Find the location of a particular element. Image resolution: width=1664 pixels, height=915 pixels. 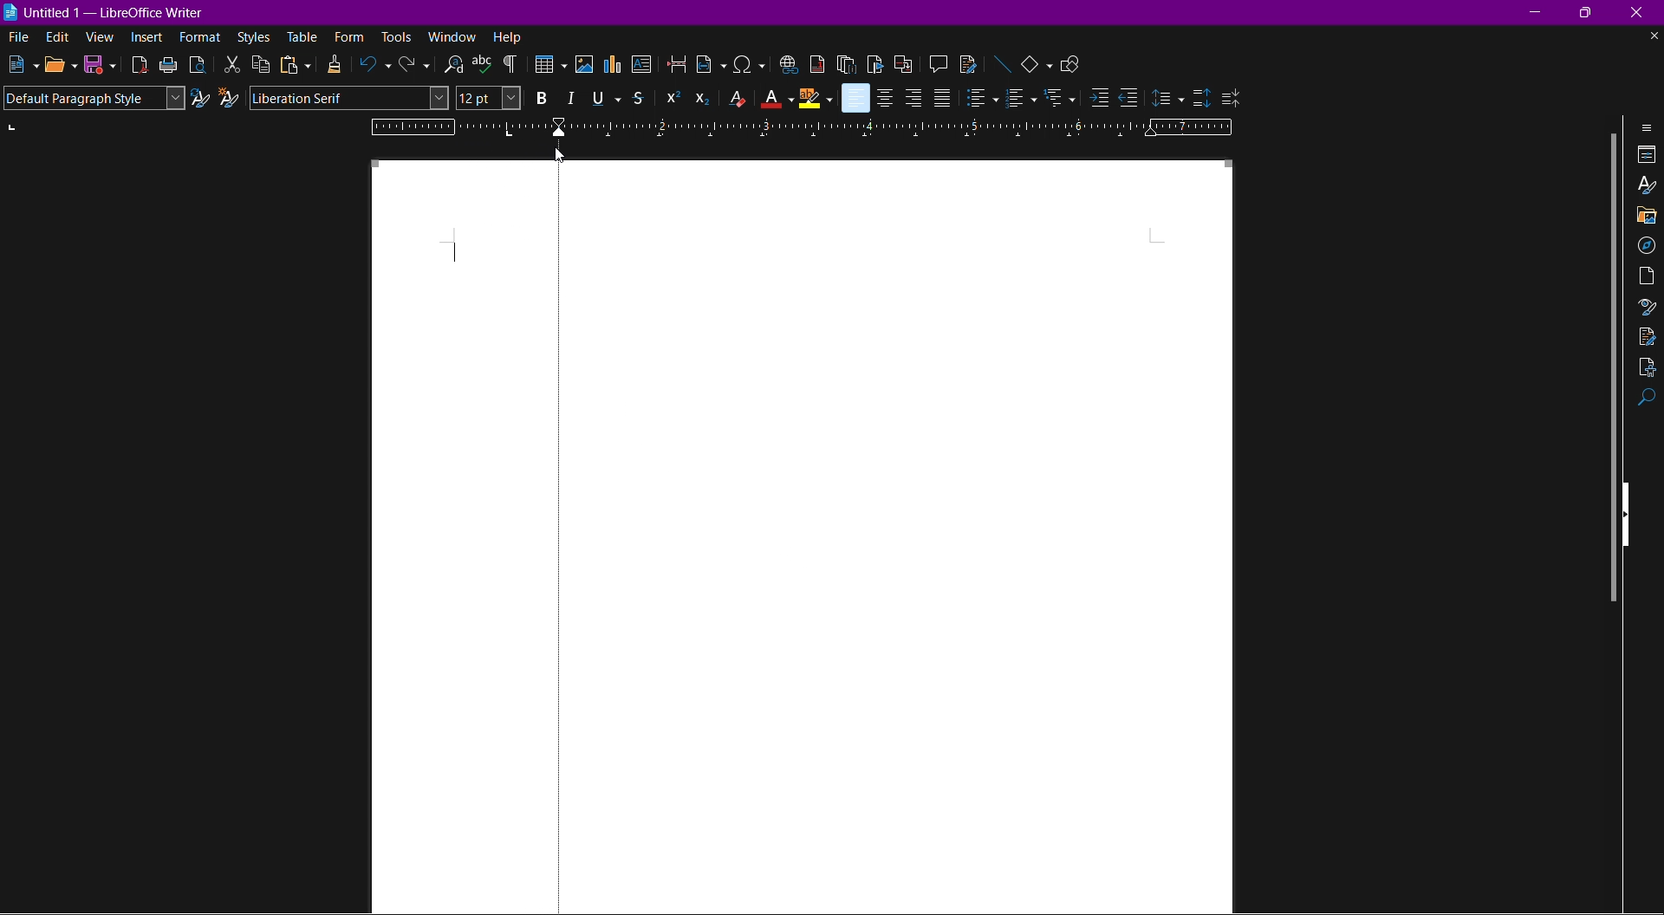

Spellcheck is located at coordinates (482, 64).